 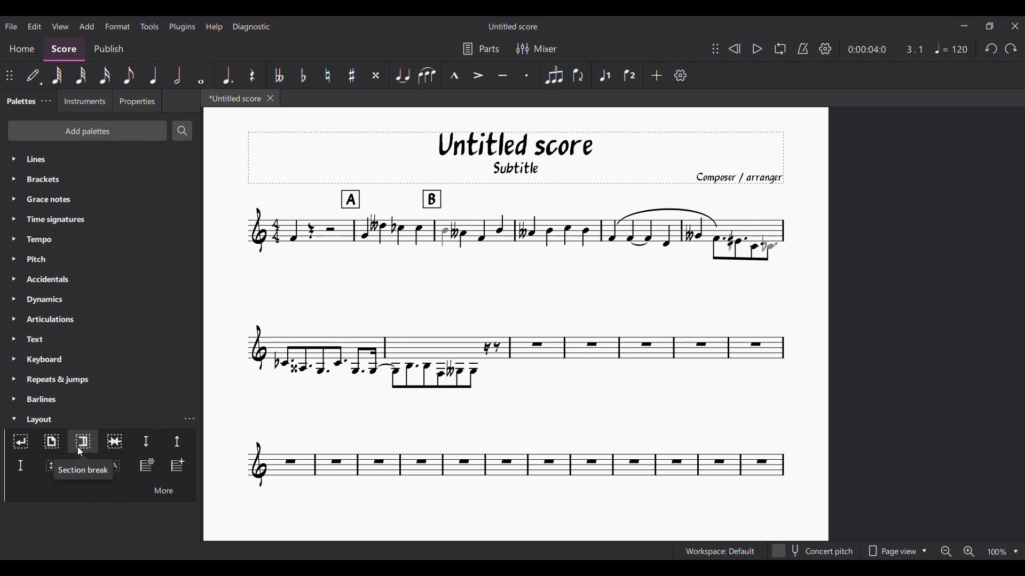 What do you see at coordinates (825, 49) in the screenshot?
I see `Settings` at bounding box center [825, 49].